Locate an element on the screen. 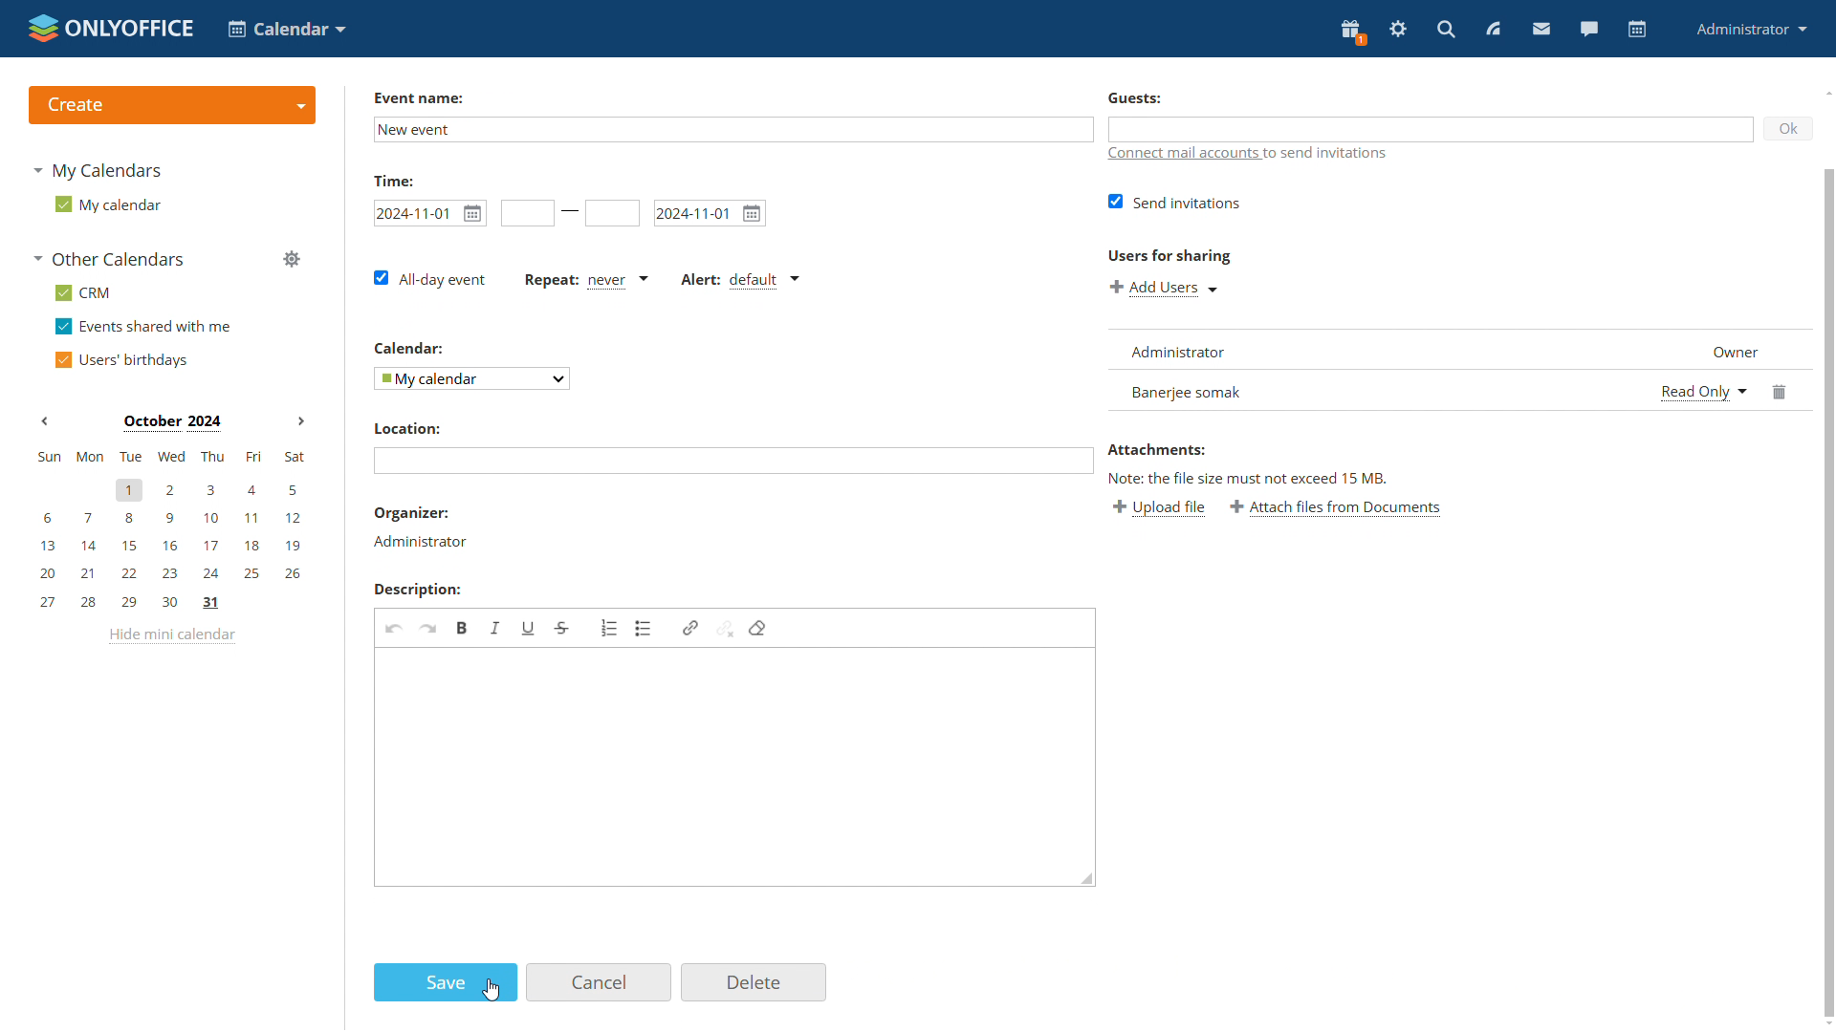 This screenshot has width=1836, height=1032. cancel is located at coordinates (598, 982).